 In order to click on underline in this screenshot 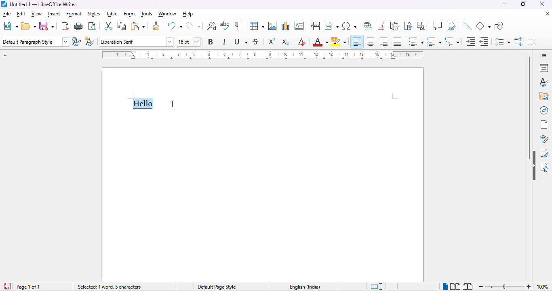, I will do `click(241, 42)`.